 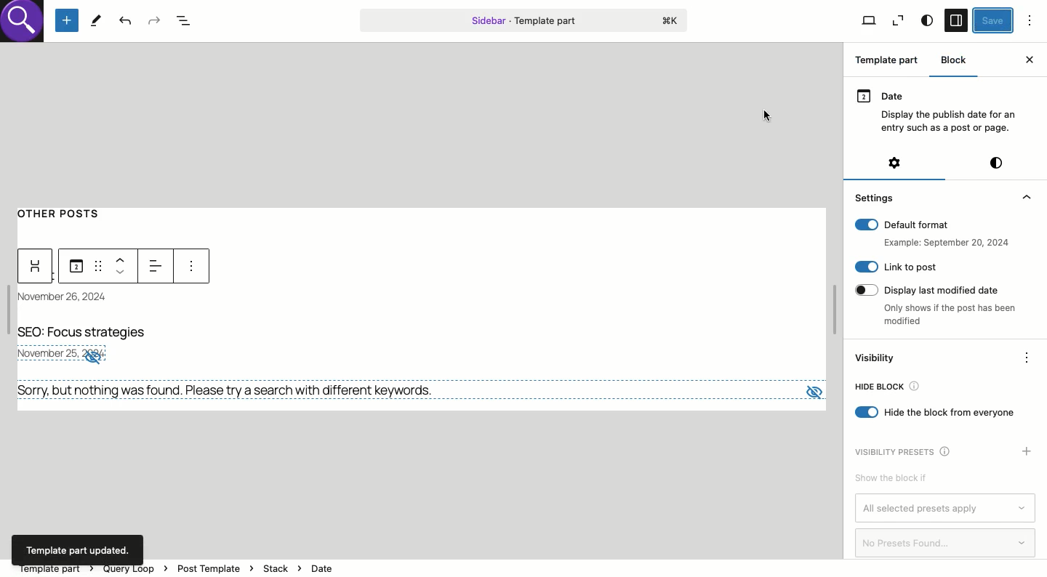 What do you see at coordinates (868, 21) in the screenshot?
I see `View` at bounding box center [868, 21].